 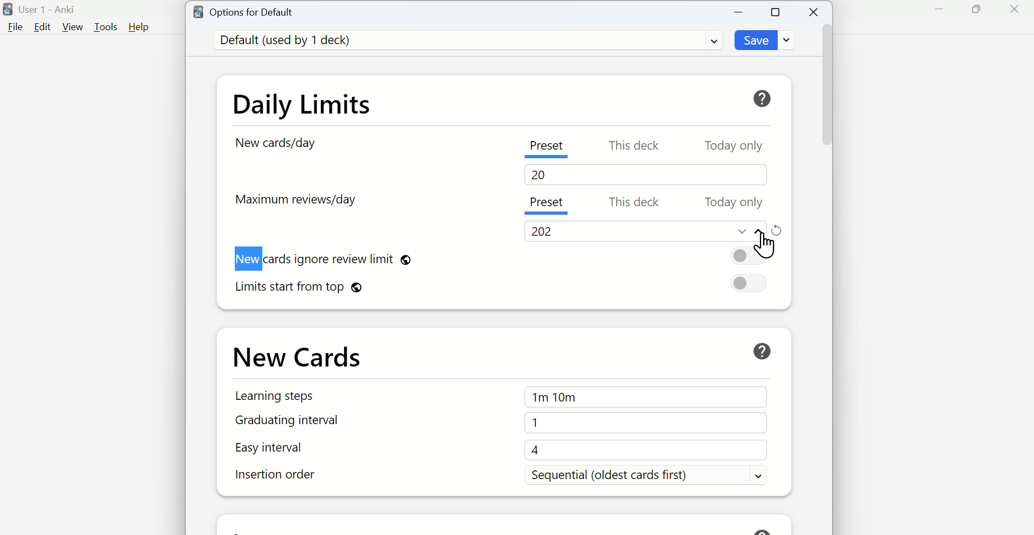 What do you see at coordinates (295, 200) in the screenshot?
I see `Maximum reviews/day` at bounding box center [295, 200].